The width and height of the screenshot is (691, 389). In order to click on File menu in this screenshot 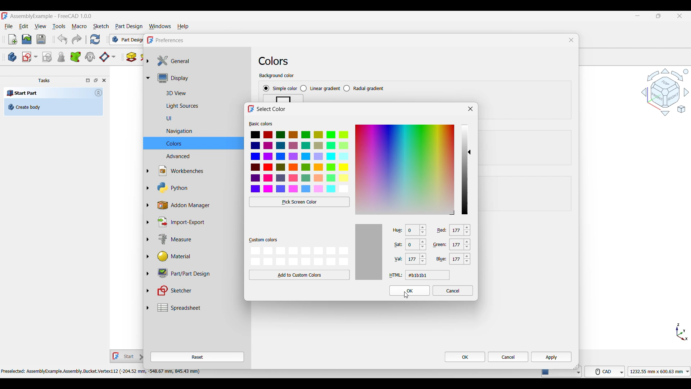, I will do `click(9, 27)`.